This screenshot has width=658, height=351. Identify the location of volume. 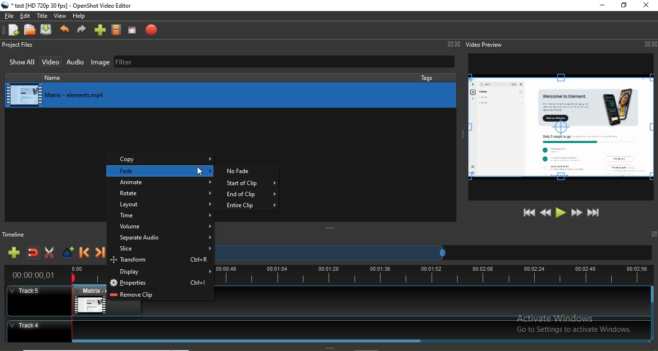
(161, 227).